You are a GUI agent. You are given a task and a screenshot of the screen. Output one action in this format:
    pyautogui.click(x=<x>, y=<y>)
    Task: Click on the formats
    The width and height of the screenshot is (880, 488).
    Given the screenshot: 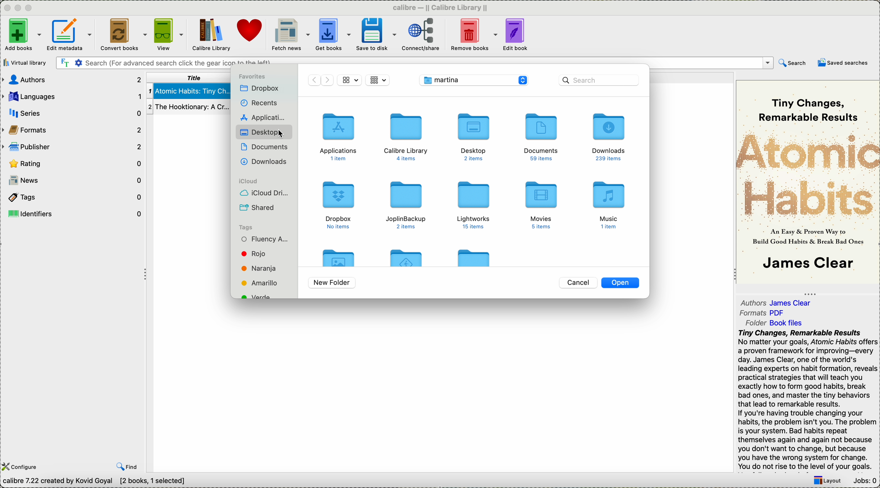 What is the action you would take?
    pyautogui.click(x=764, y=313)
    